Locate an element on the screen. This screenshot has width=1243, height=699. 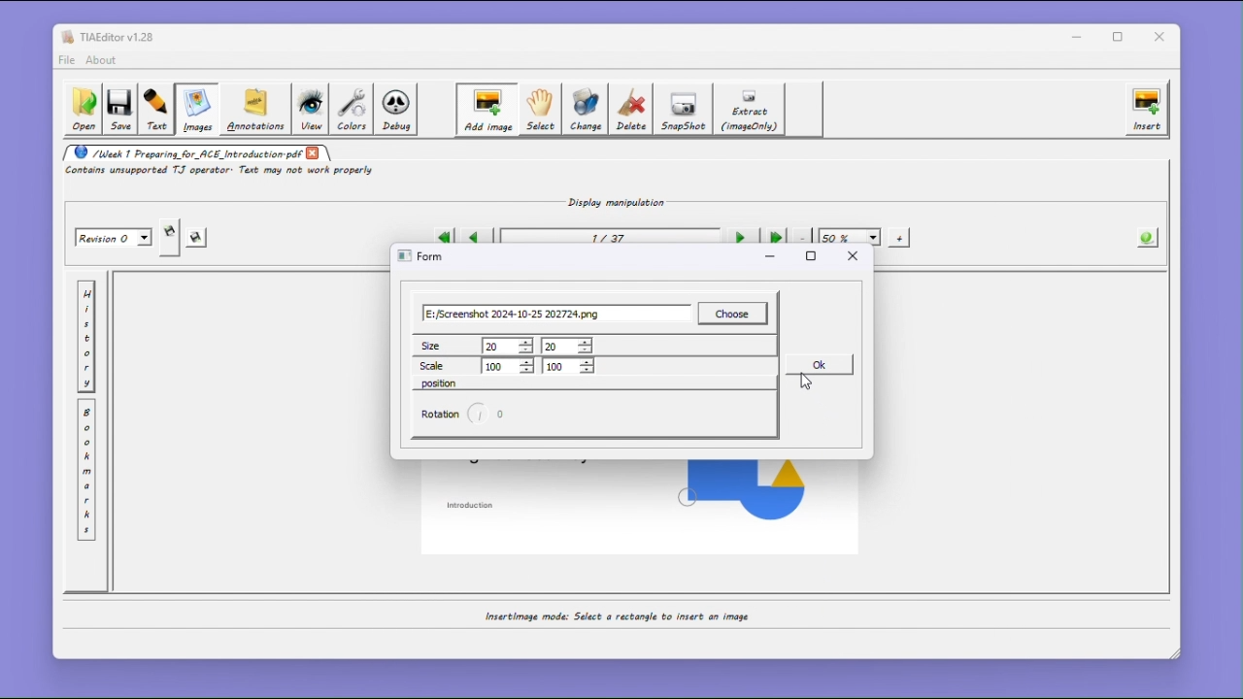
The information About the PDF opened is located at coordinates (1149, 236).